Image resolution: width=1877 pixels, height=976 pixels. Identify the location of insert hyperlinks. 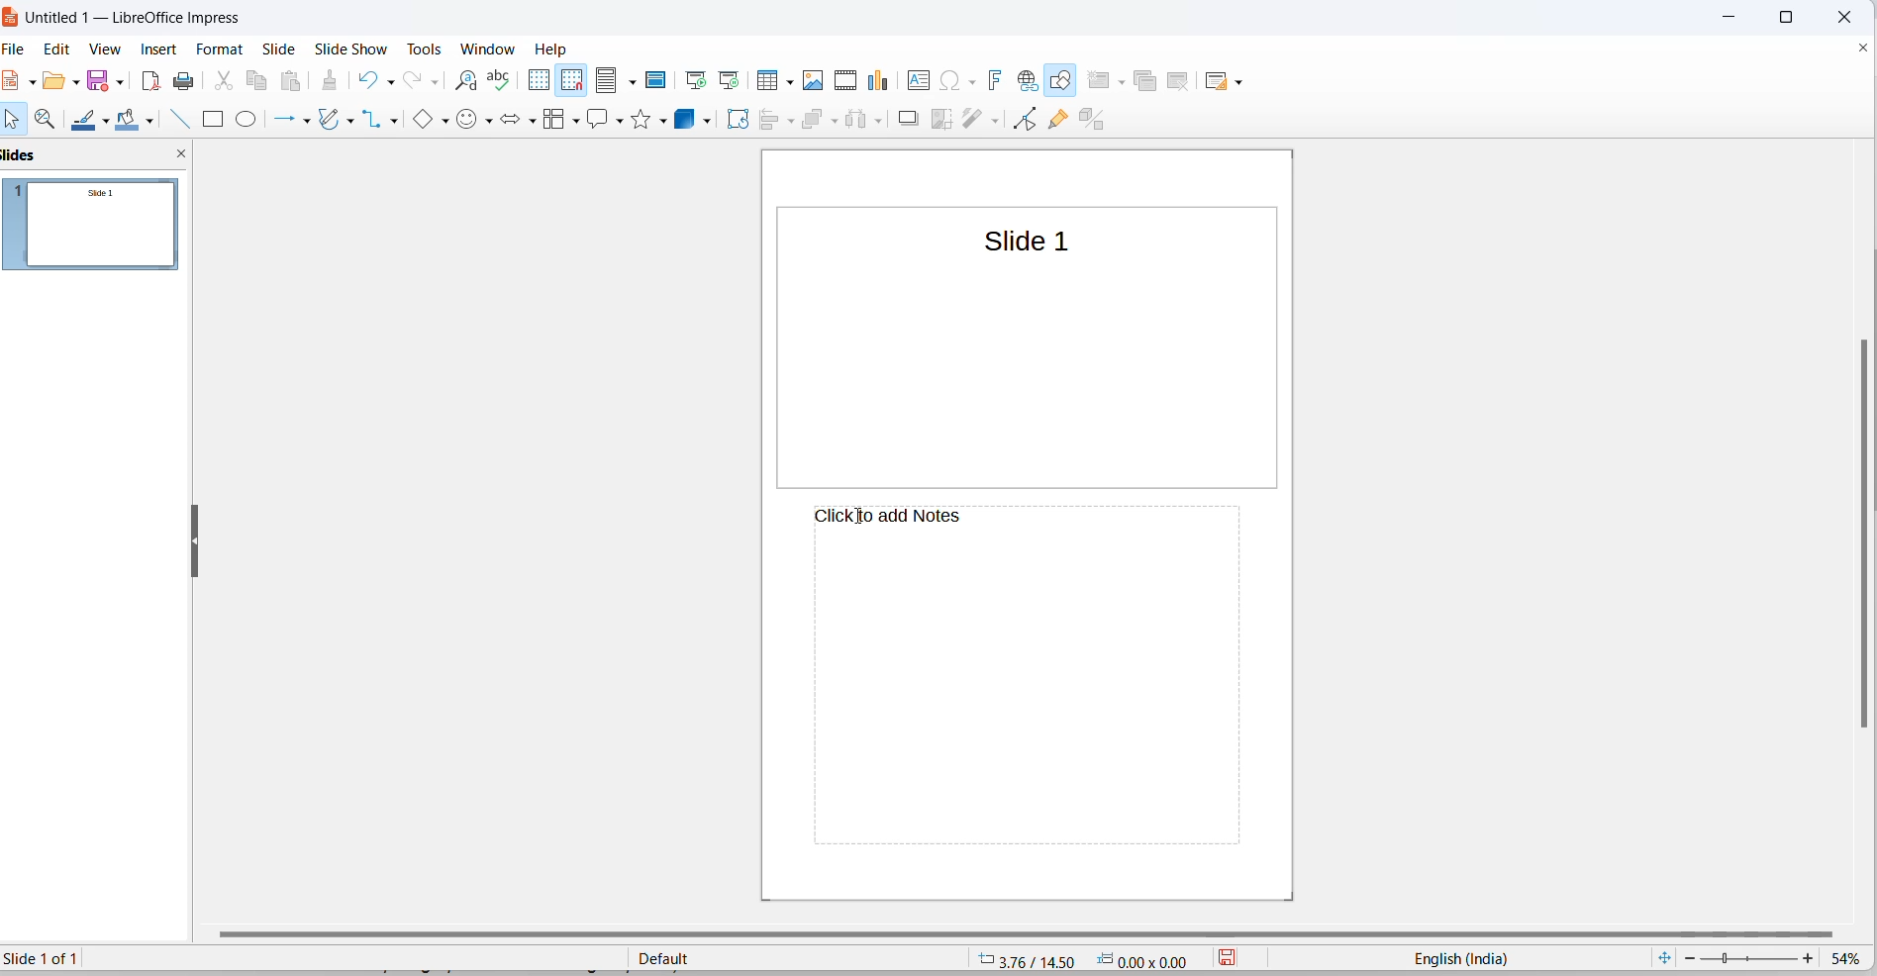
(1029, 79).